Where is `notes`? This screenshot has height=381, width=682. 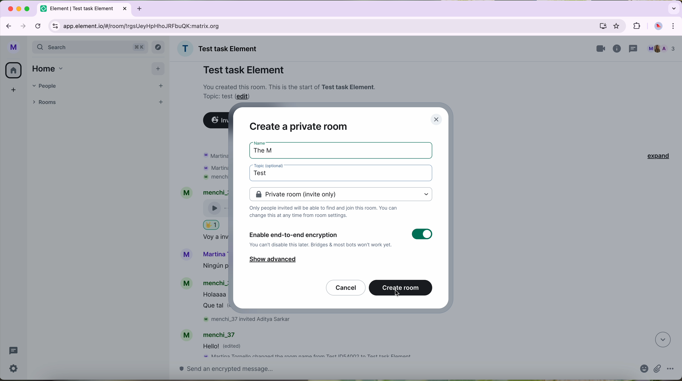 notes is located at coordinates (324, 213).